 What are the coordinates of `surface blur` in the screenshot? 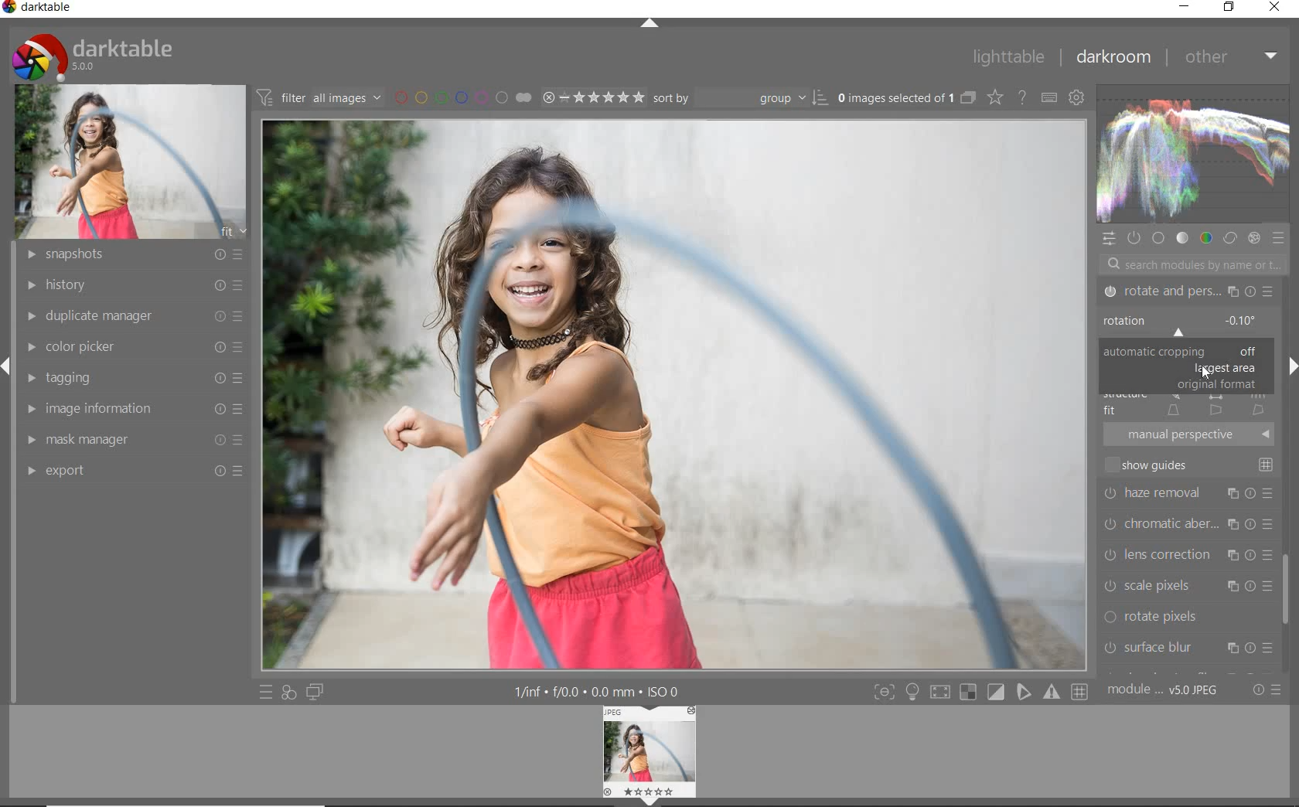 It's located at (1188, 649).